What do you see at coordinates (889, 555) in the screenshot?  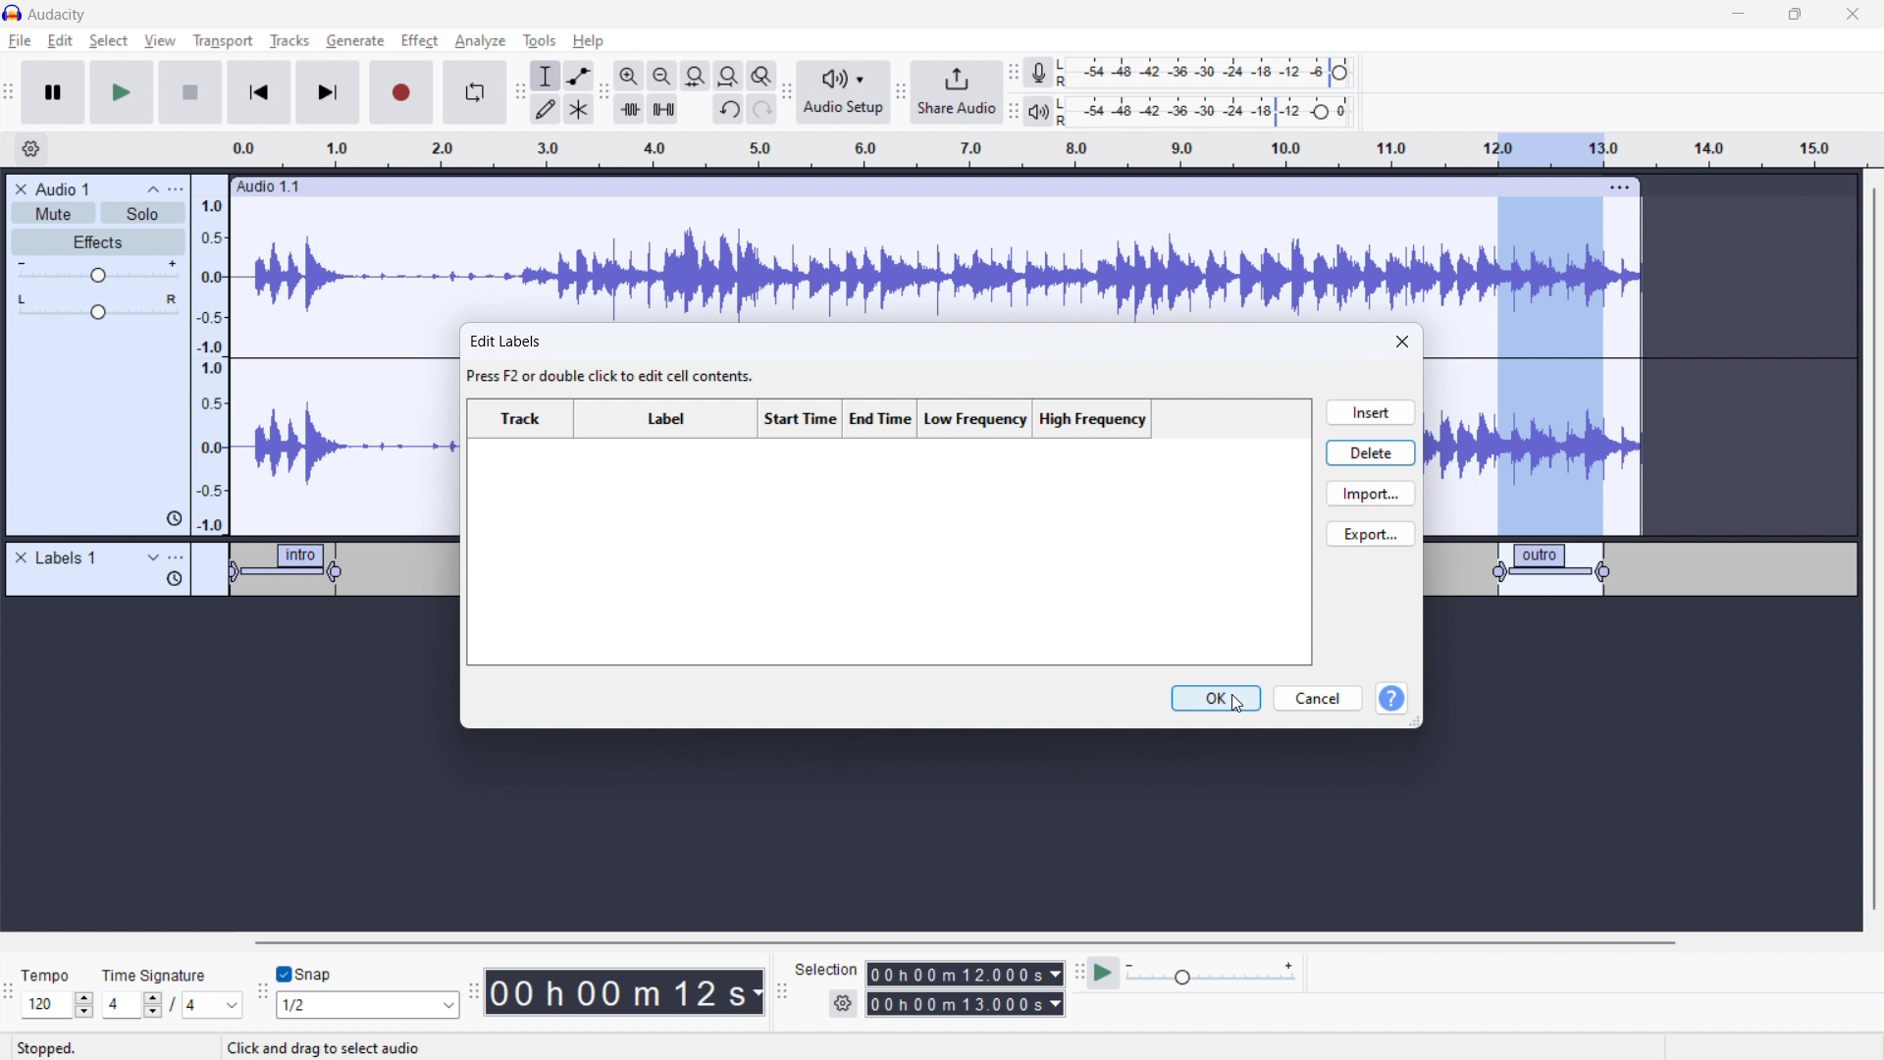 I see `all labels removed` at bounding box center [889, 555].